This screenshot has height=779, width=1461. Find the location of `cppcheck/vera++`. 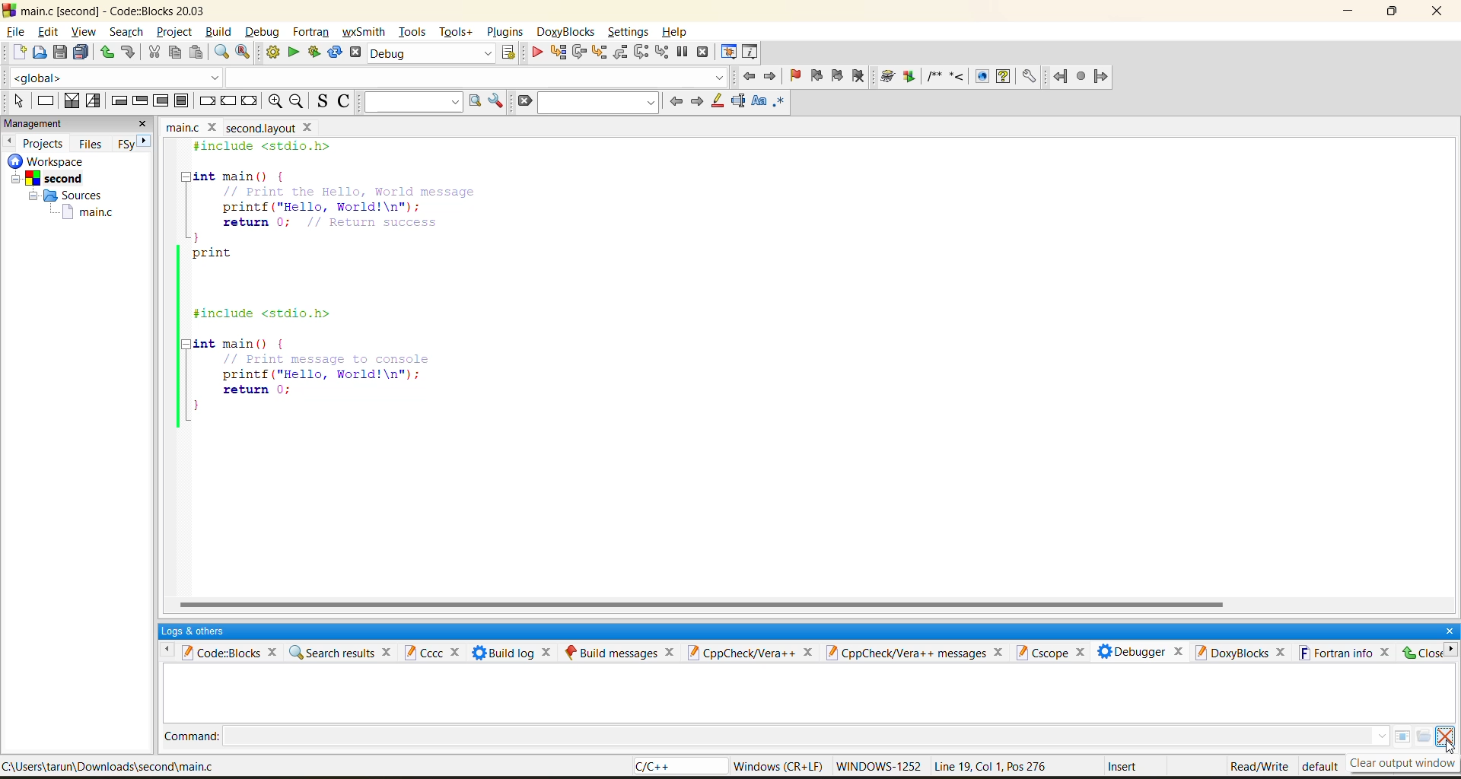

cppcheck/vera++ is located at coordinates (757, 651).